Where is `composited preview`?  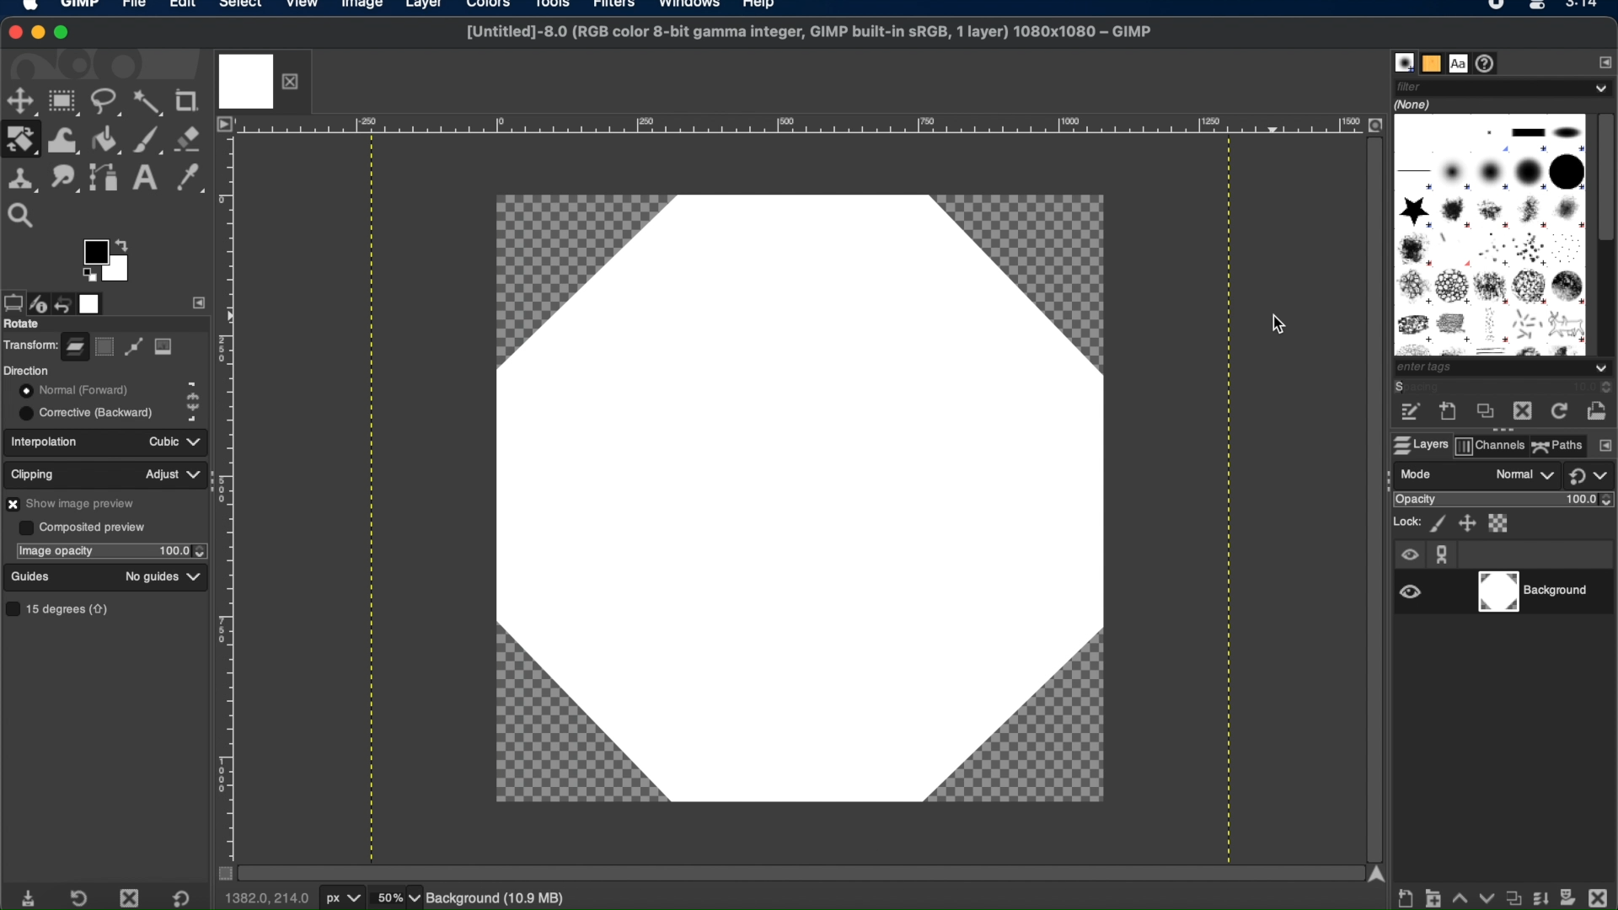
composited preview is located at coordinates (82, 527).